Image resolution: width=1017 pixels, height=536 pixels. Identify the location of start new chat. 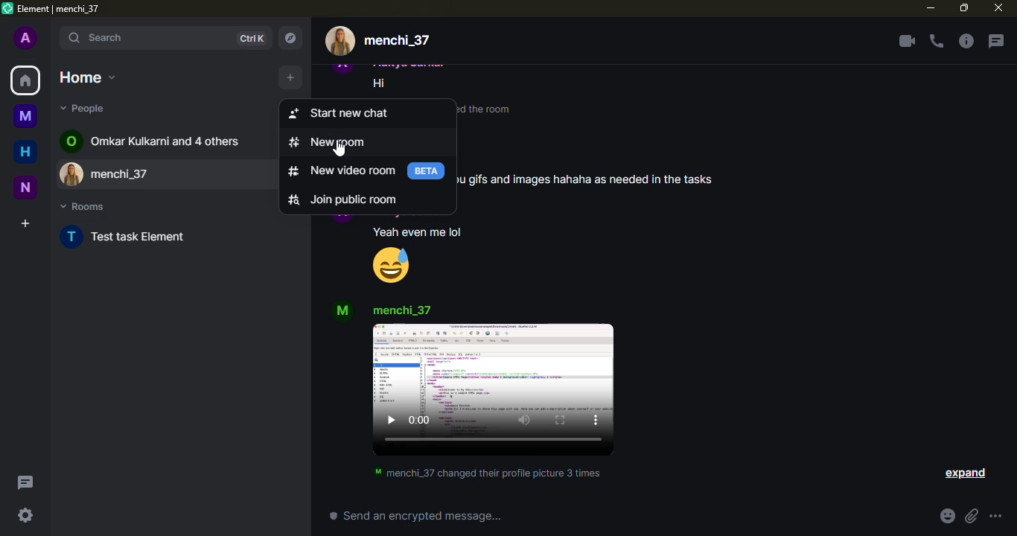
(367, 113).